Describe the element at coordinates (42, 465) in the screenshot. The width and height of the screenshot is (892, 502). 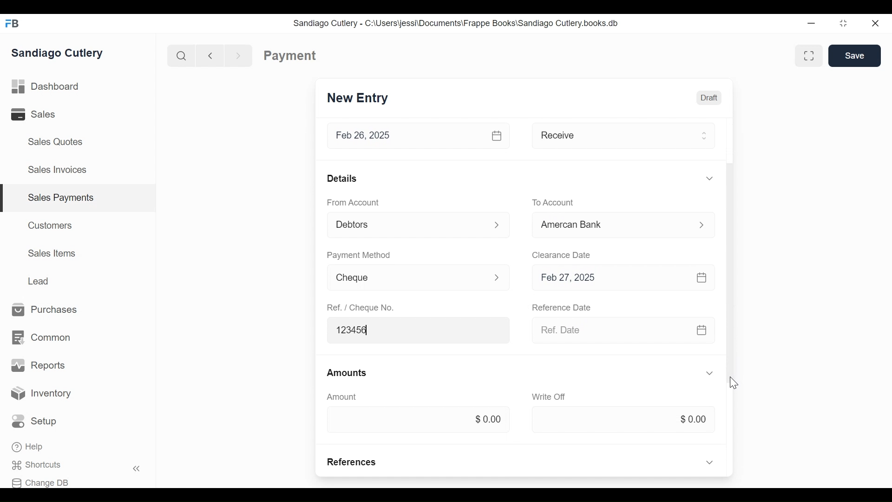
I see `Shortcuts` at that location.